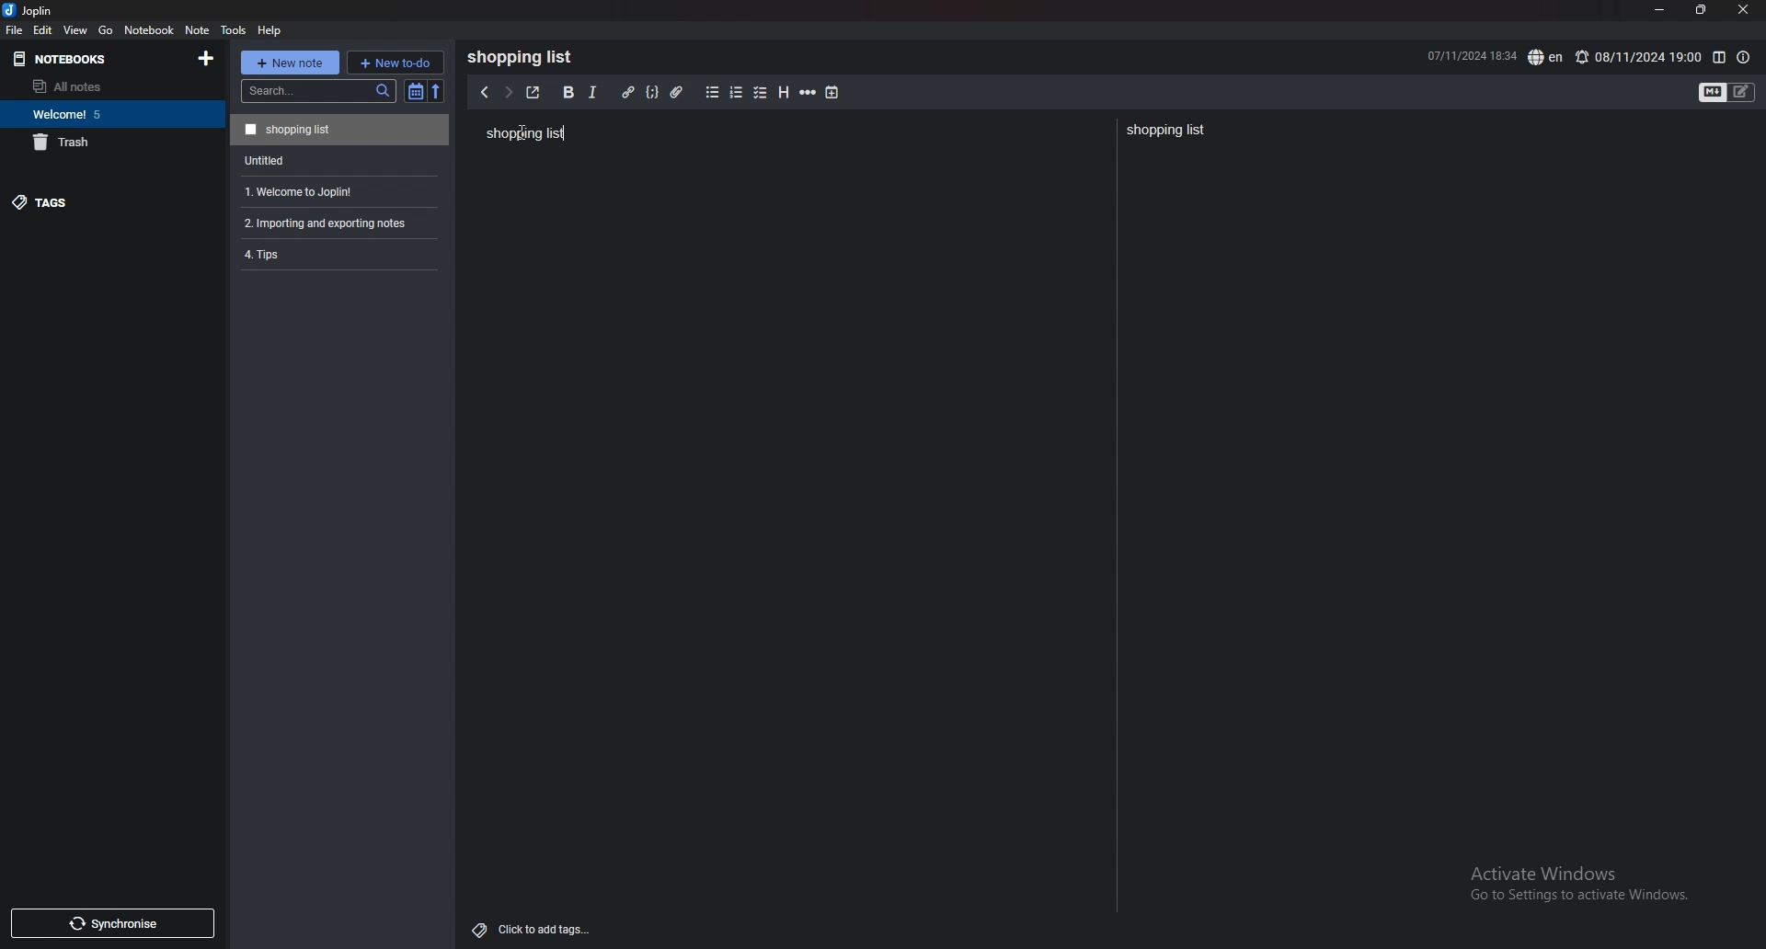  What do you see at coordinates (440, 91) in the screenshot?
I see `reverse sort order` at bounding box center [440, 91].